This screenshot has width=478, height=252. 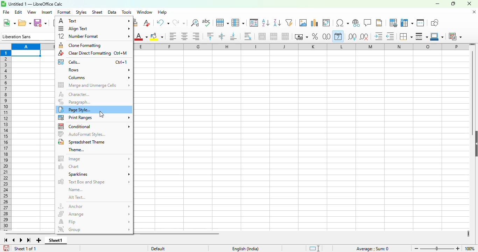 What do you see at coordinates (196, 36) in the screenshot?
I see `align right` at bounding box center [196, 36].